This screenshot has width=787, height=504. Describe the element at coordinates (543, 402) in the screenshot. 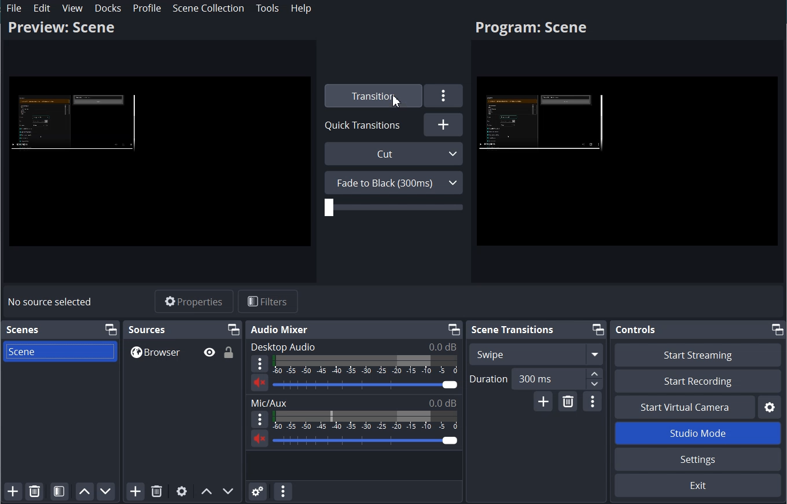

I see `Add Configurable Transition` at that location.